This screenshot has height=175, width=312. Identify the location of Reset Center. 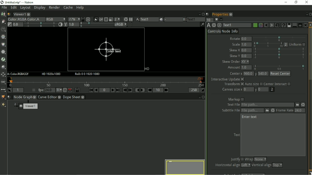
(280, 74).